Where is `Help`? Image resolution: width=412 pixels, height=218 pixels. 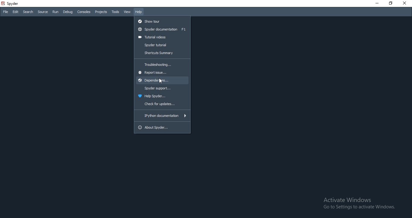
Help is located at coordinates (139, 12).